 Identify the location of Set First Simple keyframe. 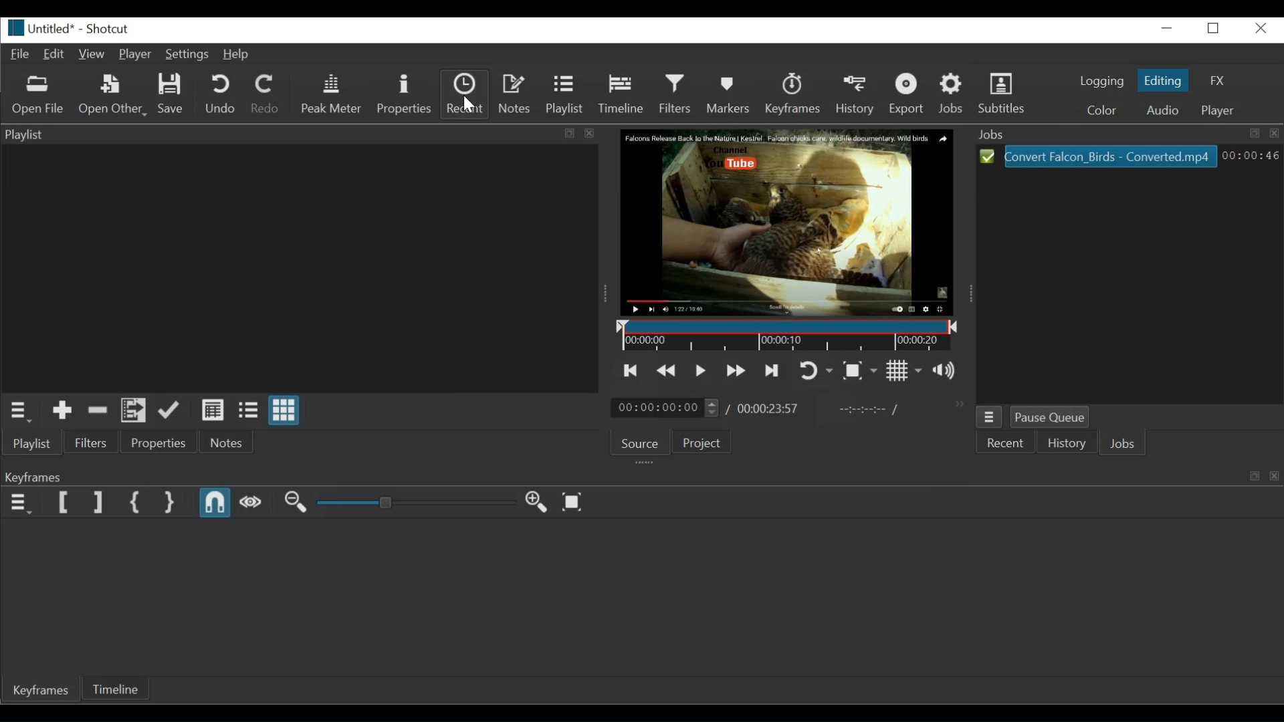
(134, 503).